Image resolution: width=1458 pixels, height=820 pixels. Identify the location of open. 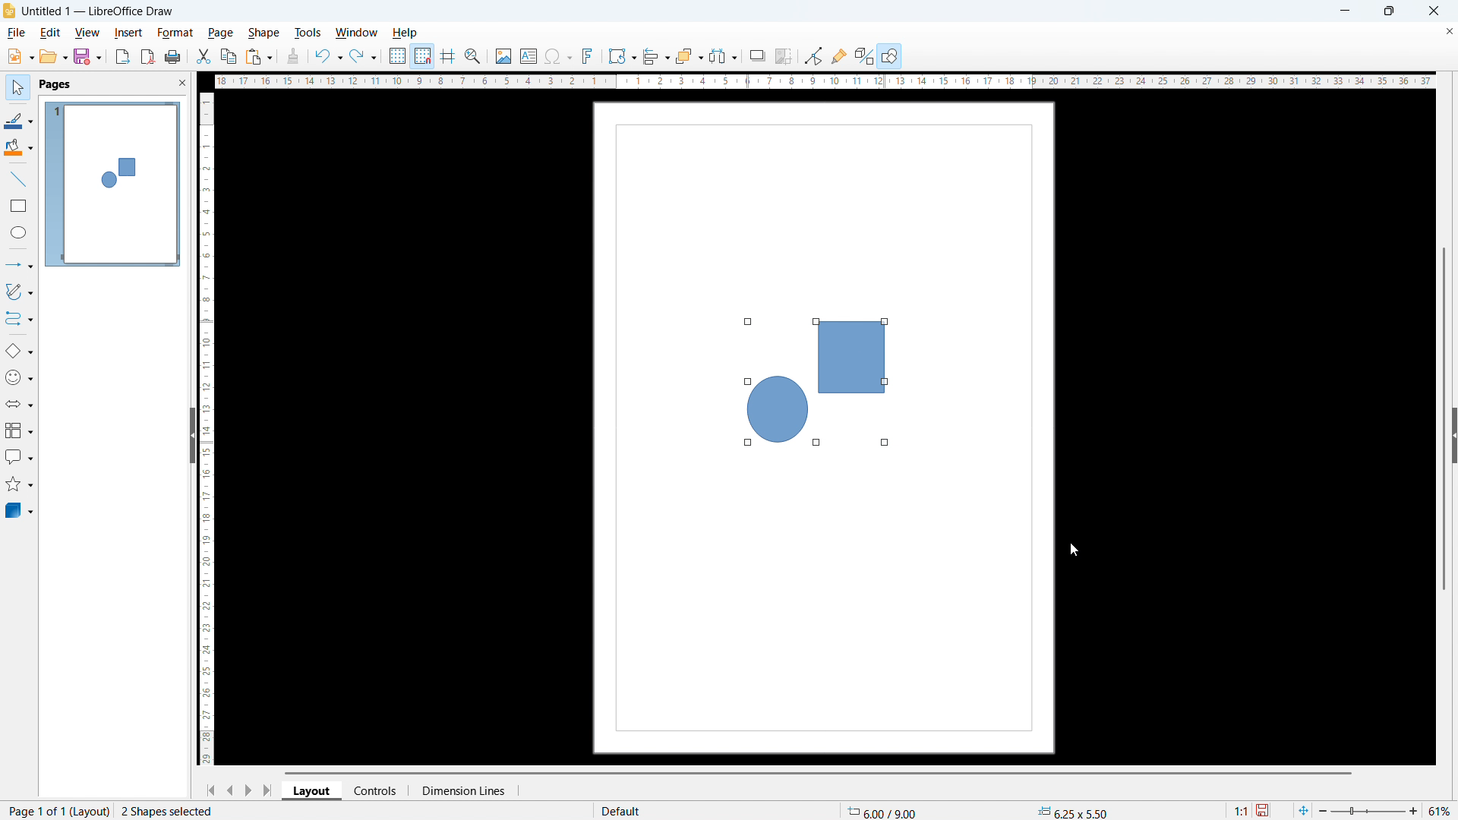
(53, 57).